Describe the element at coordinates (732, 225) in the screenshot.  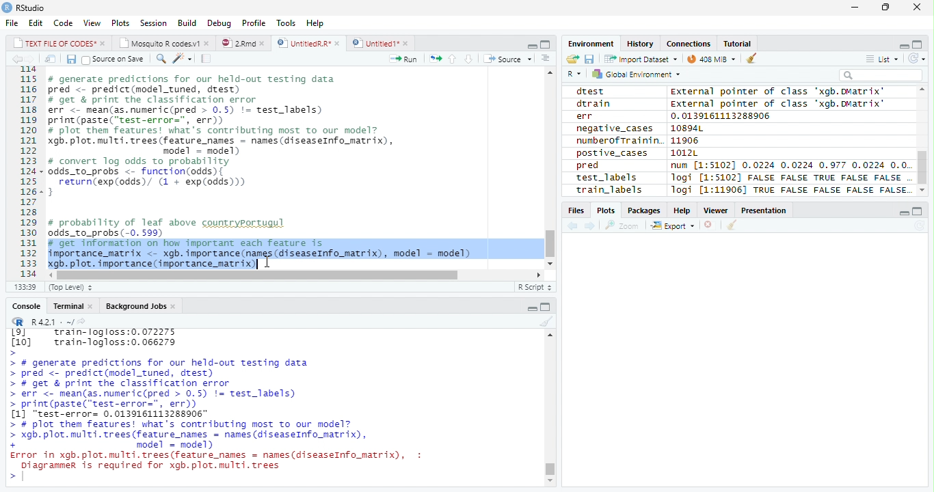
I see `Clean` at that location.